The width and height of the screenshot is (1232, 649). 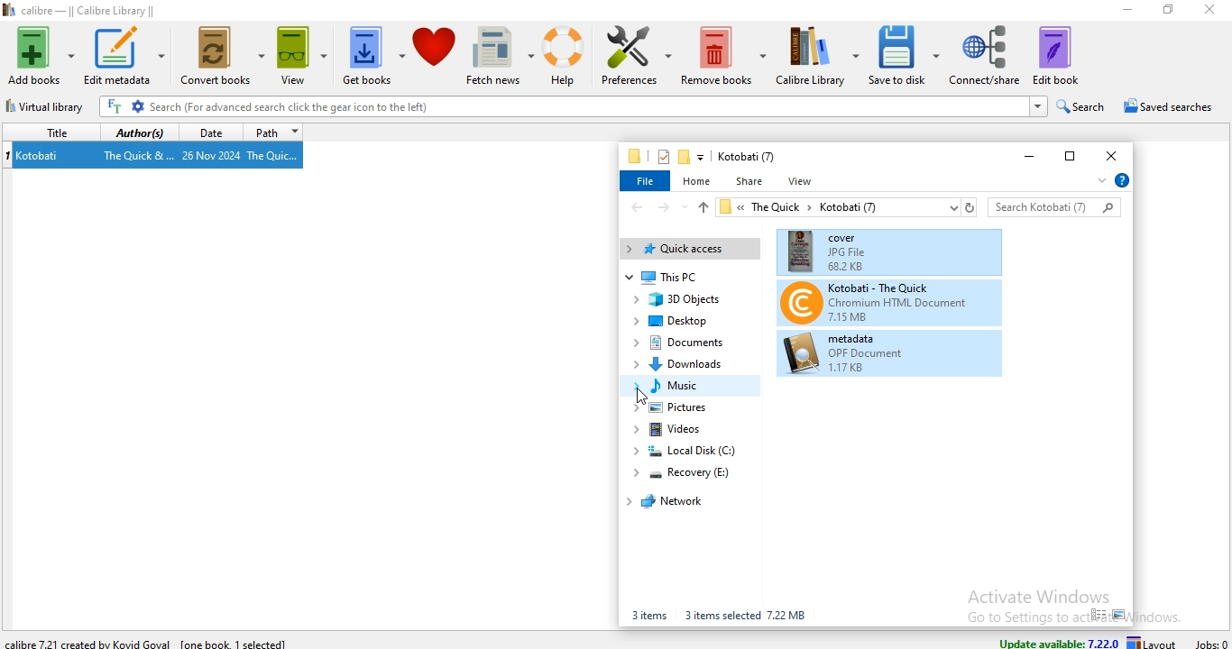 What do you see at coordinates (207, 132) in the screenshot?
I see `date` at bounding box center [207, 132].